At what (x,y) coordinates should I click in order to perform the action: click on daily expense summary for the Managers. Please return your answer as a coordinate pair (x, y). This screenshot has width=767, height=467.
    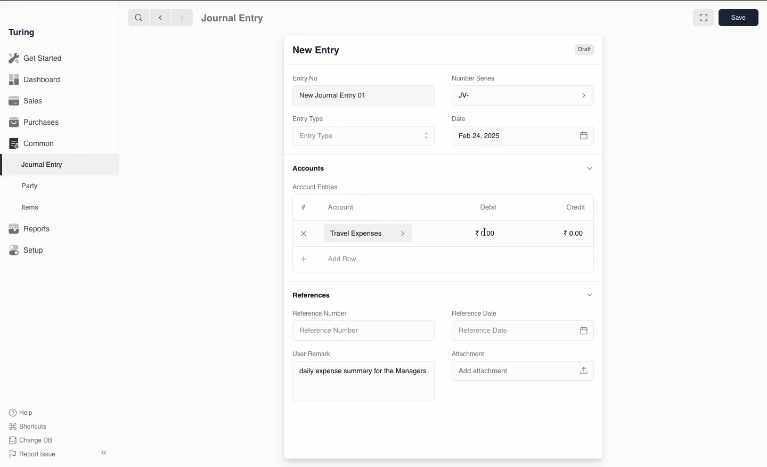
    Looking at the image, I should click on (362, 372).